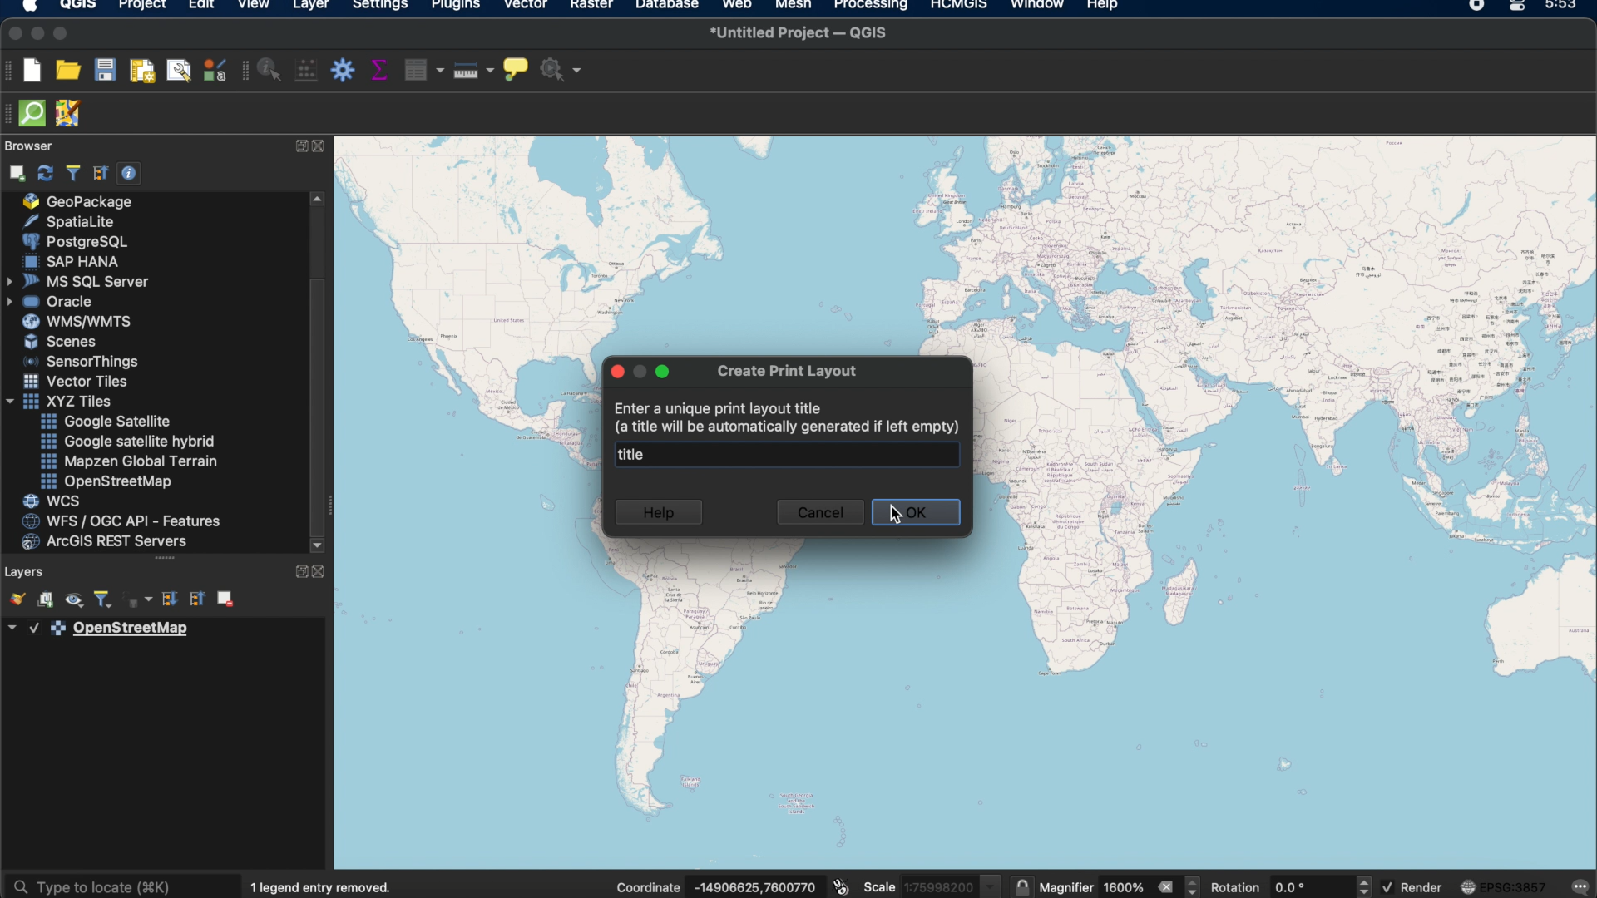  Describe the element at coordinates (304, 68) in the screenshot. I see `open field calculator` at that location.